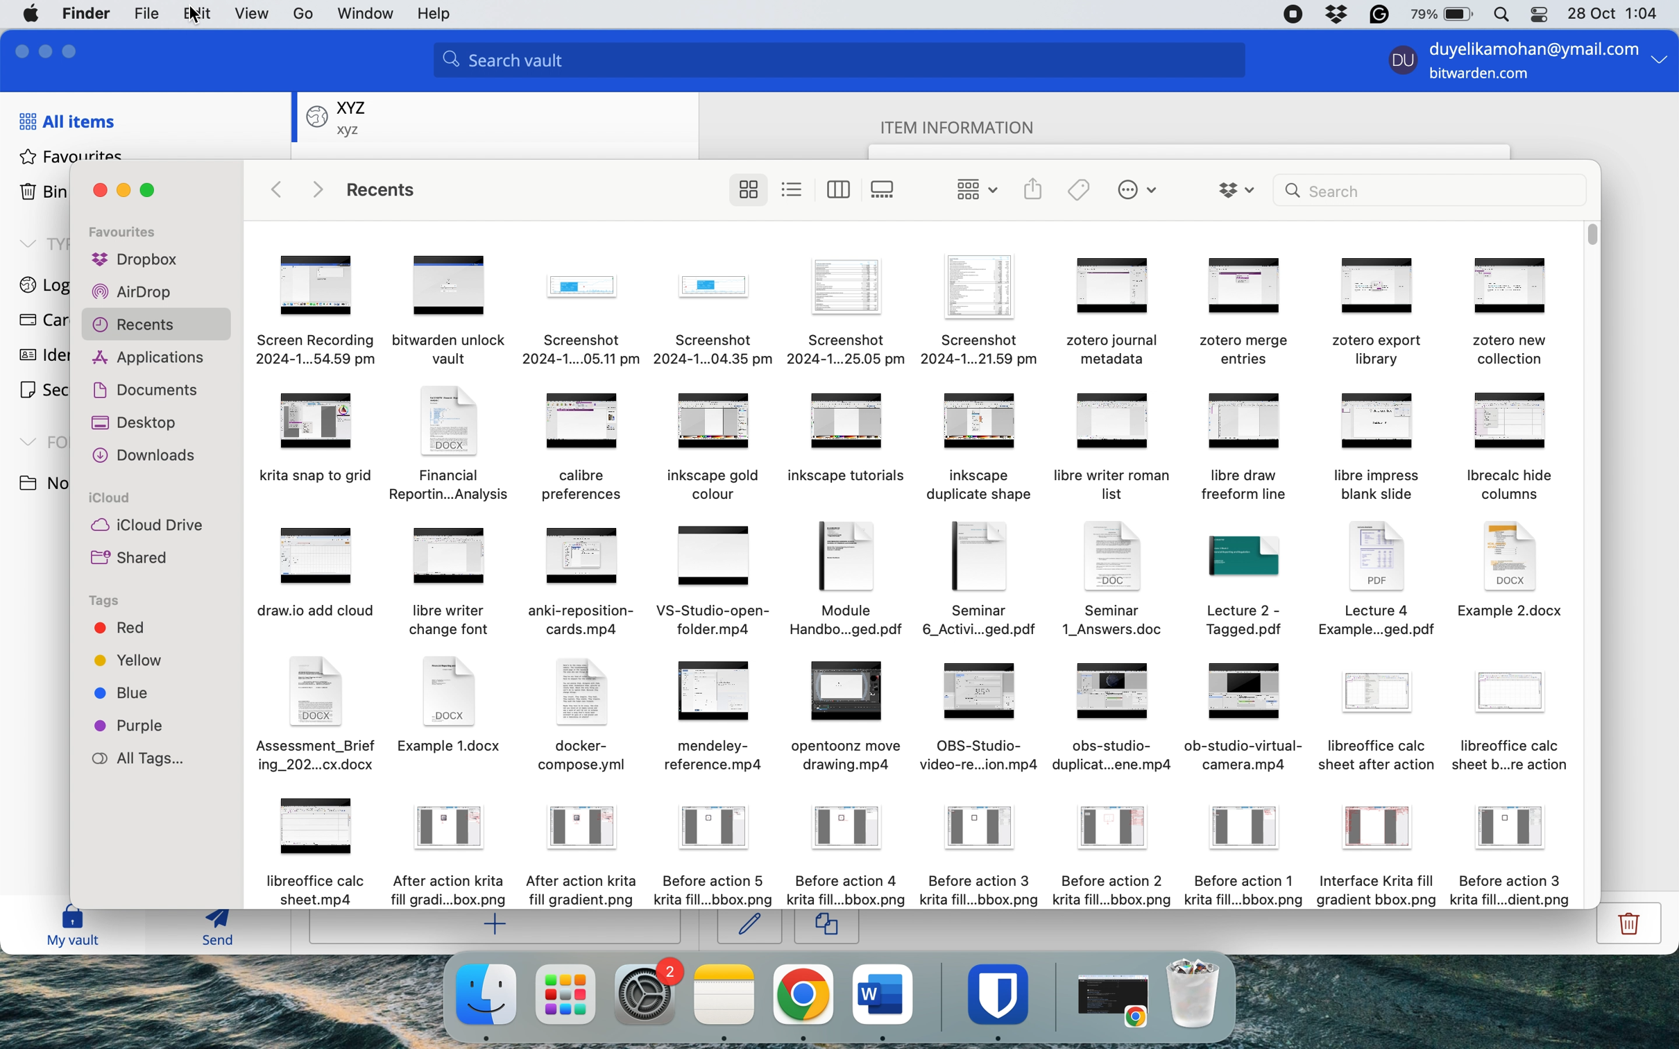  What do you see at coordinates (133, 725) in the screenshot?
I see `purple tag` at bounding box center [133, 725].